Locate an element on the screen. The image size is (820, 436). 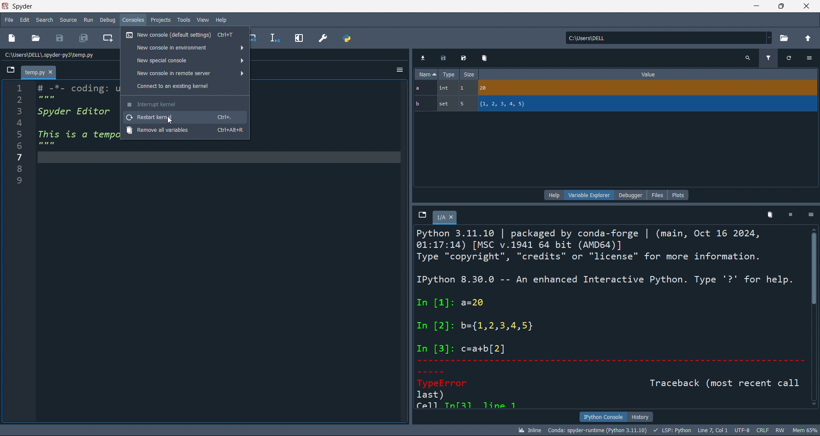
LSP: PYTHON is located at coordinates (672, 430).